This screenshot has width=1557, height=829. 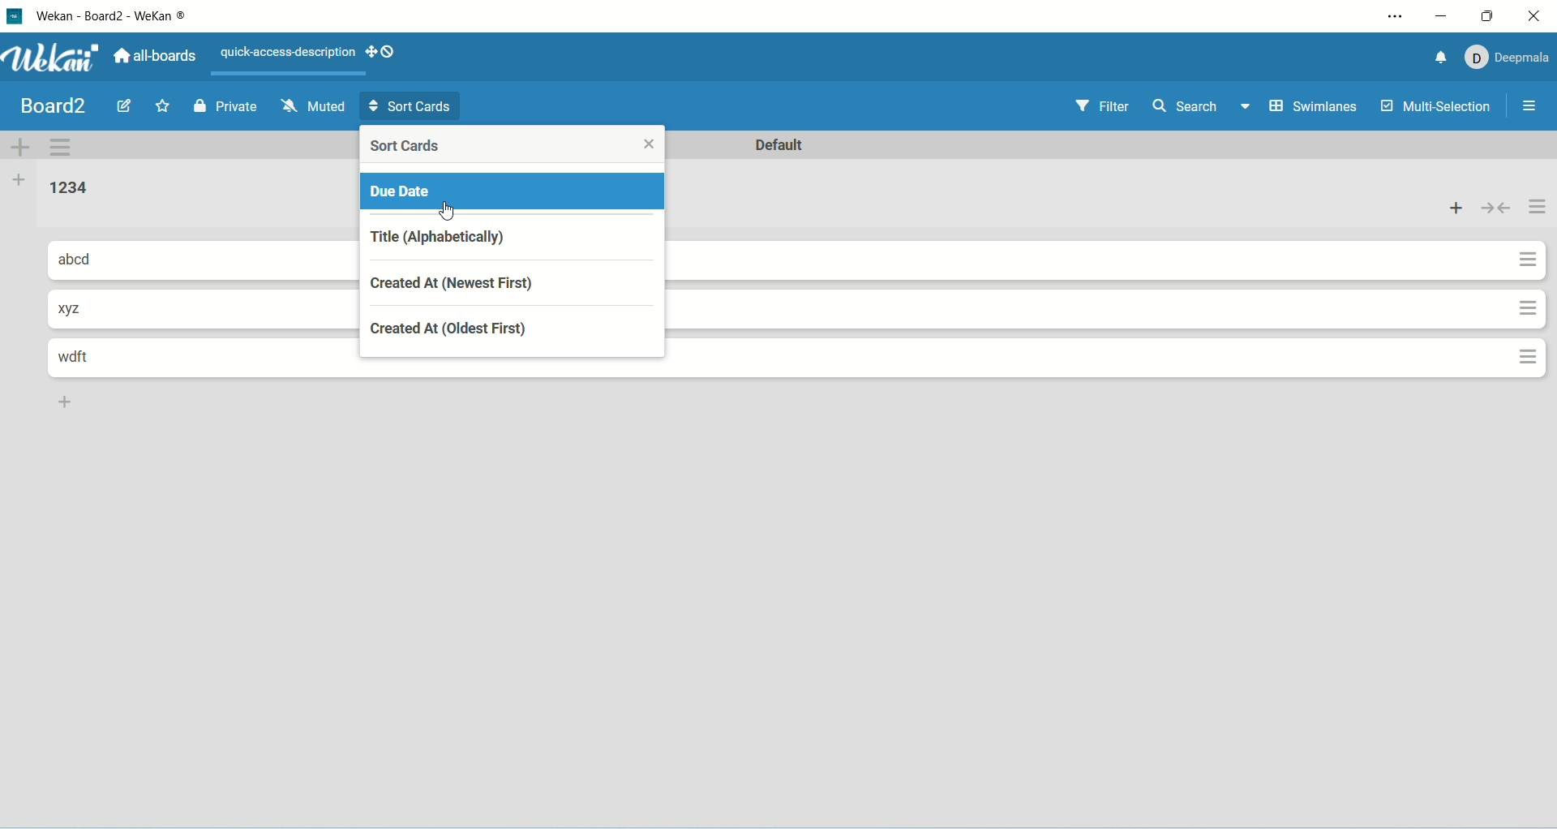 I want to click on card title, so click(x=78, y=308).